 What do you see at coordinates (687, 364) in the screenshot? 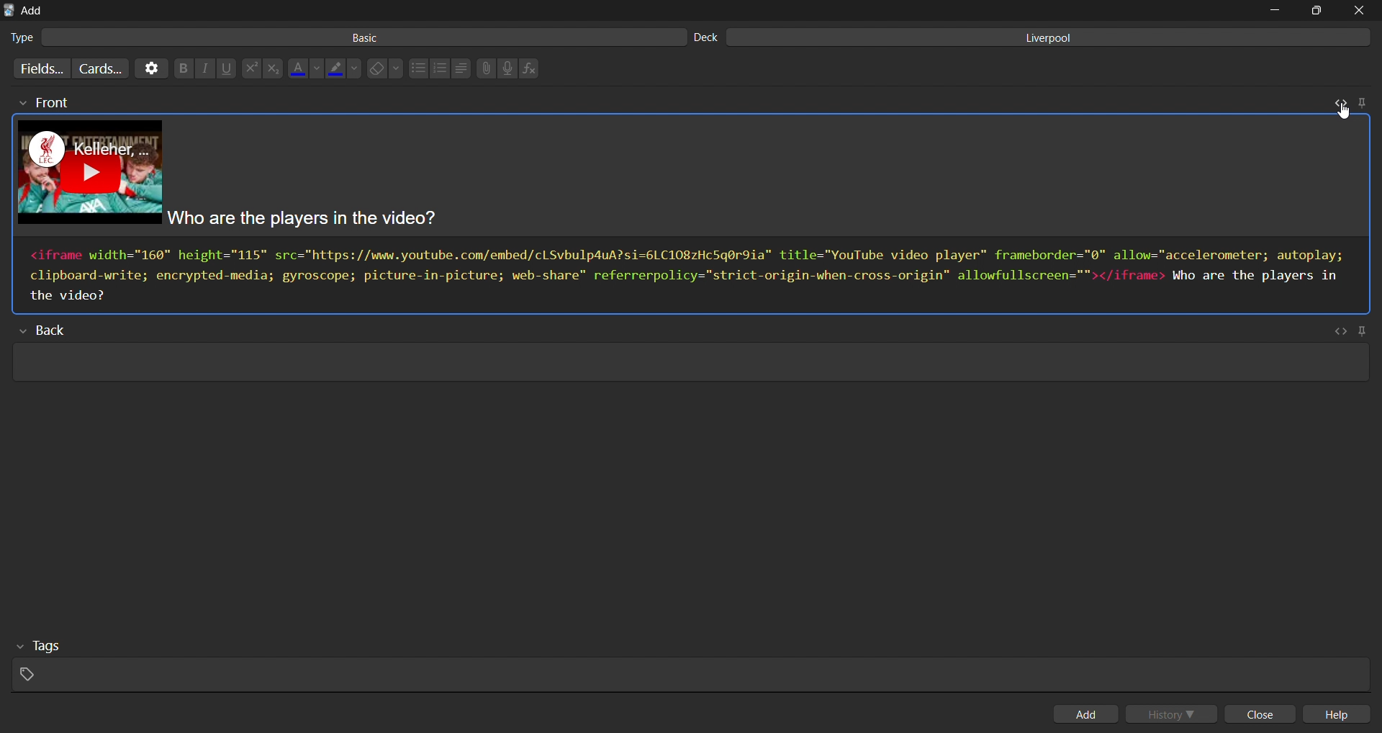
I see `card back input field` at bounding box center [687, 364].